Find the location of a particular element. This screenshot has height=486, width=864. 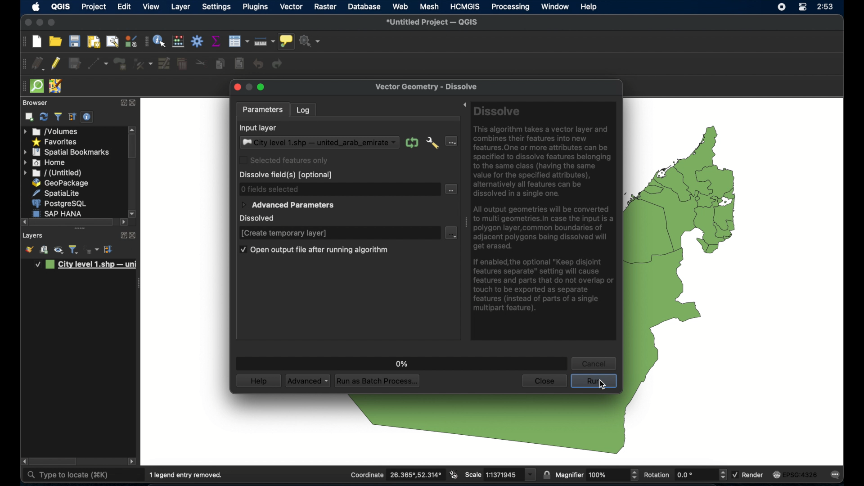

input layer dropdown menu is located at coordinates (319, 143).